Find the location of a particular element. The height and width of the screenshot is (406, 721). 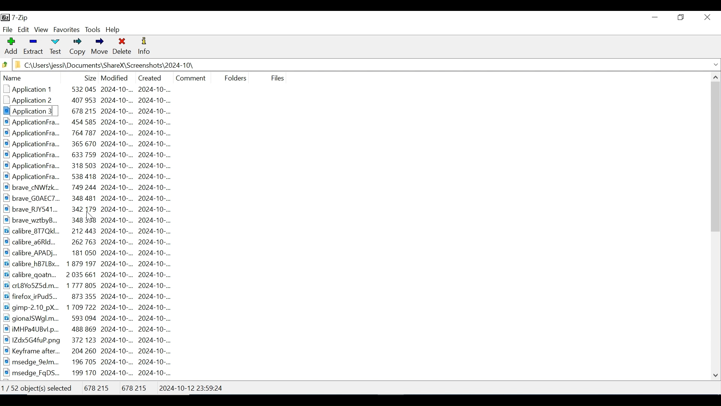

Click to Browse back is located at coordinates (5, 65).